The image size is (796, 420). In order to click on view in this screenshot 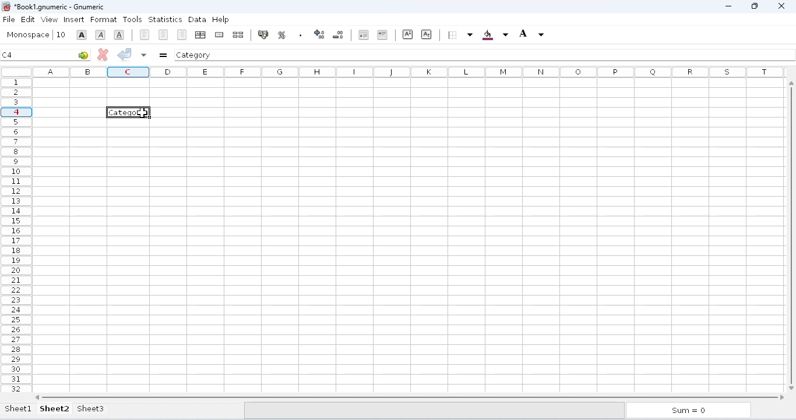, I will do `click(50, 19)`.